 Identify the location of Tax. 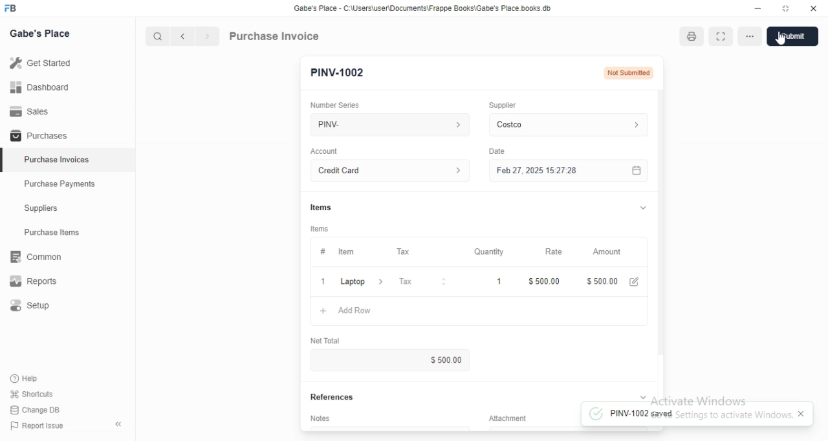
(420, 252).